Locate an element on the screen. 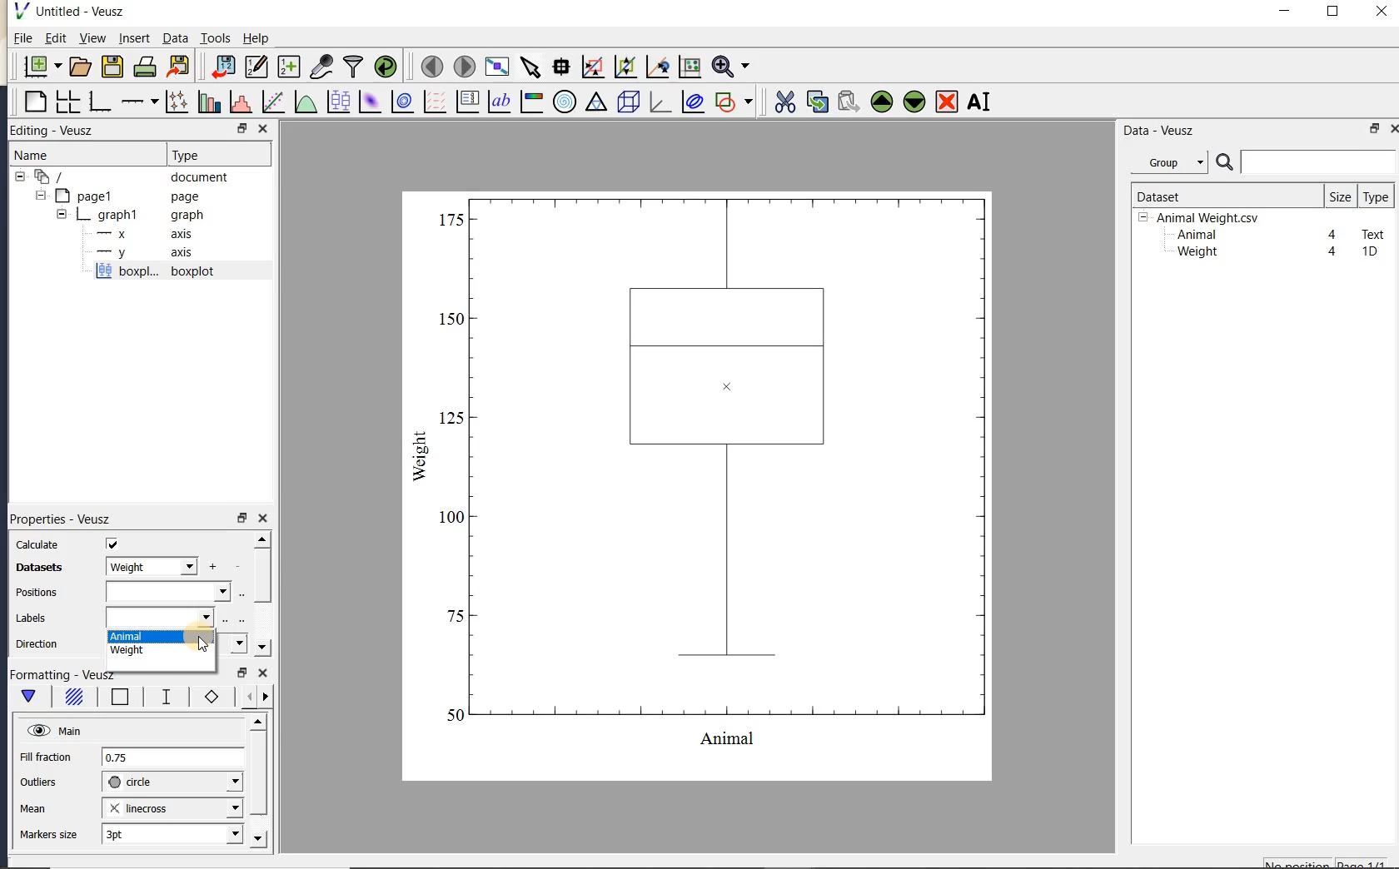 This screenshot has height=869, width=1399. direction is located at coordinates (39, 643).